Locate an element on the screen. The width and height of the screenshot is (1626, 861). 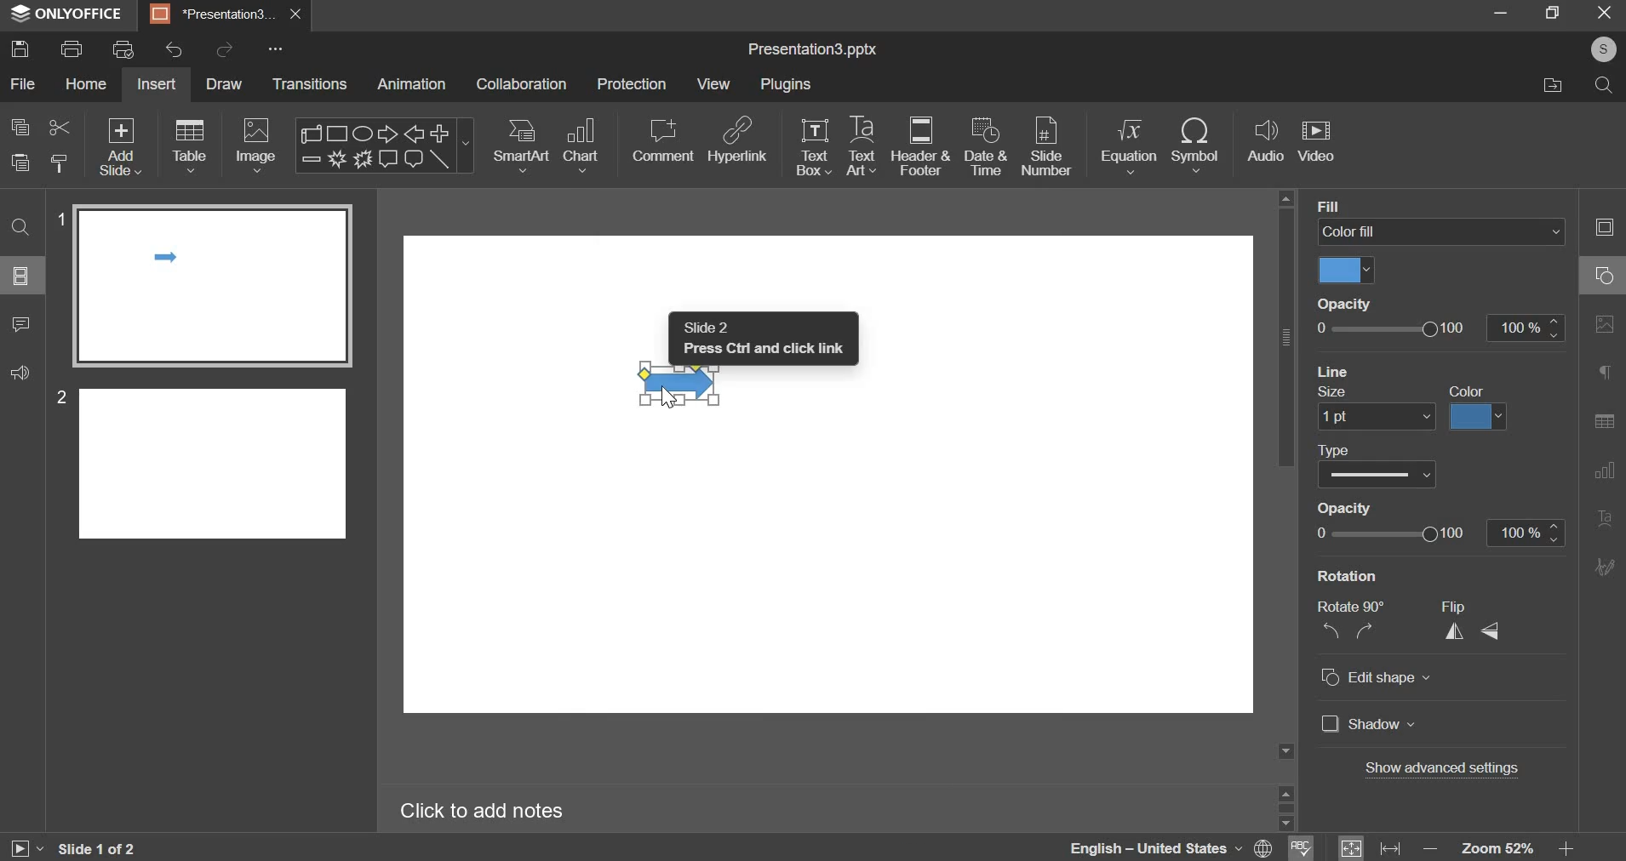
rotate clockwise is located at coordinates (1363, 630).